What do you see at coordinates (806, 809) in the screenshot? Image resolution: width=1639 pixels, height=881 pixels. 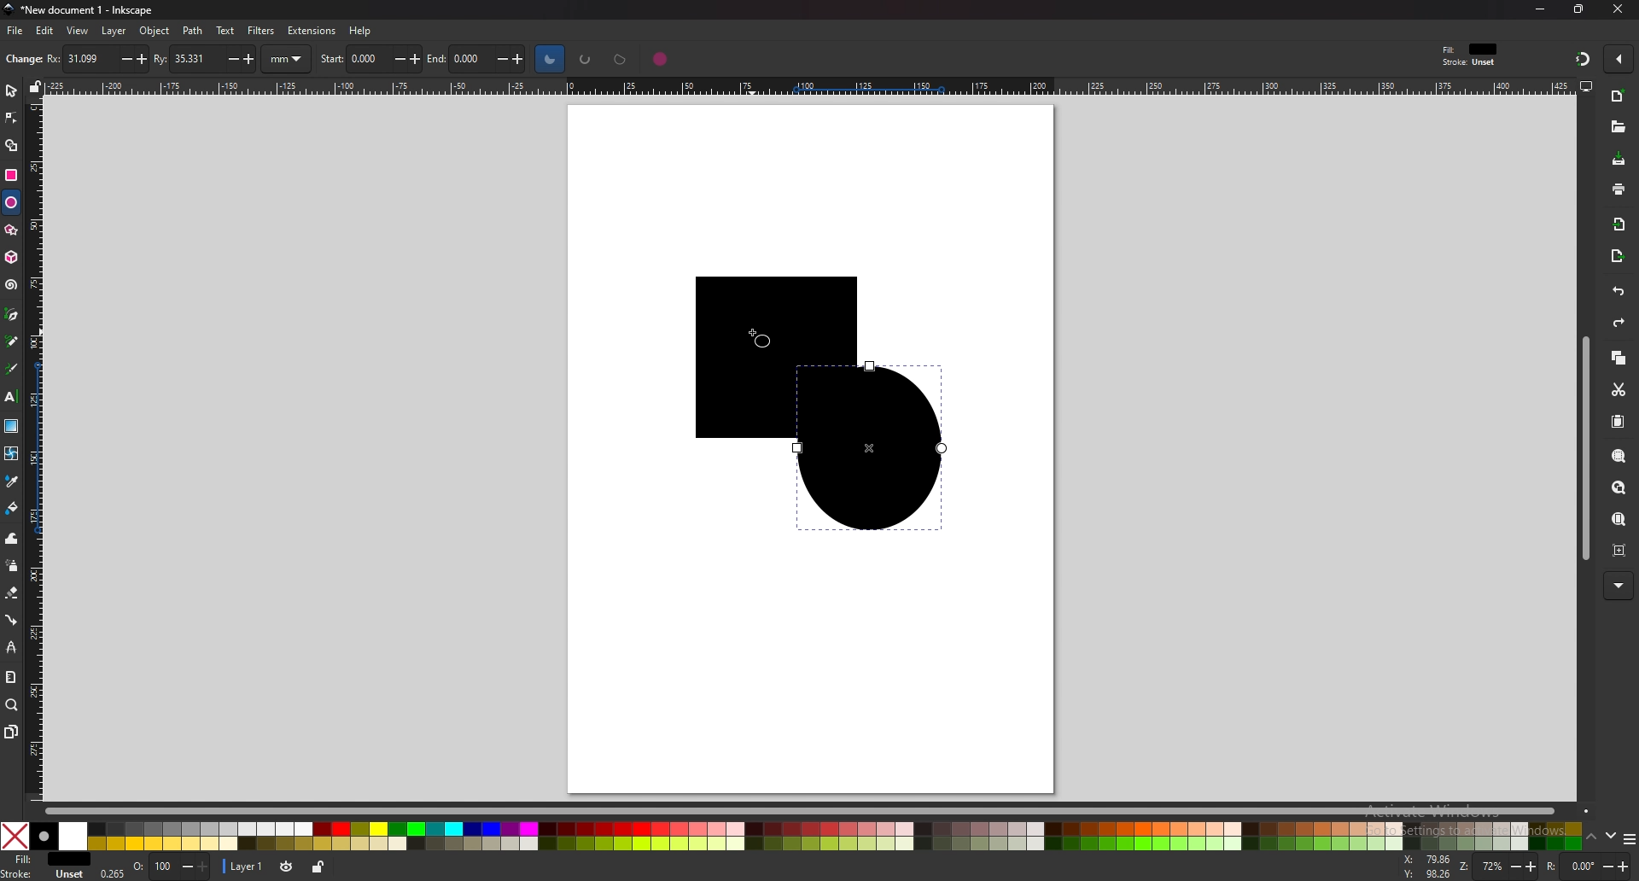 I see `scroll bar` at bounding box center [806, 809].